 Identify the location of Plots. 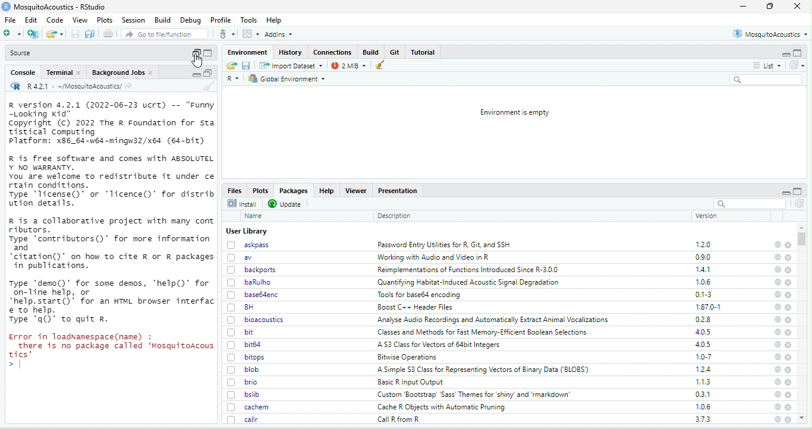
(105, 20).